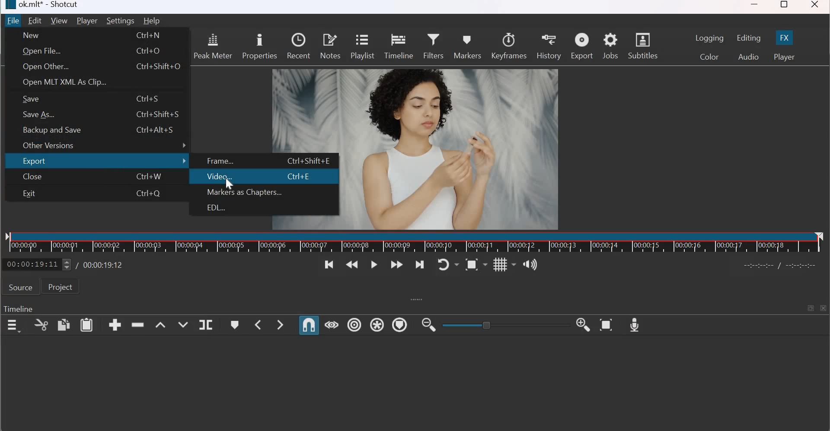 The height and width of the screenshot is (431, 830). Describe the element at coordinates (548, 46) in the screenshot. I see `History` at that location.